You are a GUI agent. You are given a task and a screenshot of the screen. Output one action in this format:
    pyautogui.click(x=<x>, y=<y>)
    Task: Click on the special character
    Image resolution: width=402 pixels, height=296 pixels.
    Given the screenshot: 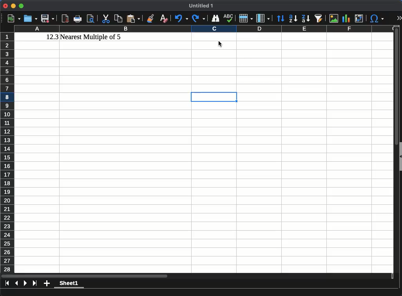 What is the action you would take?
    pyautogui.click(x=377, y=18)
    